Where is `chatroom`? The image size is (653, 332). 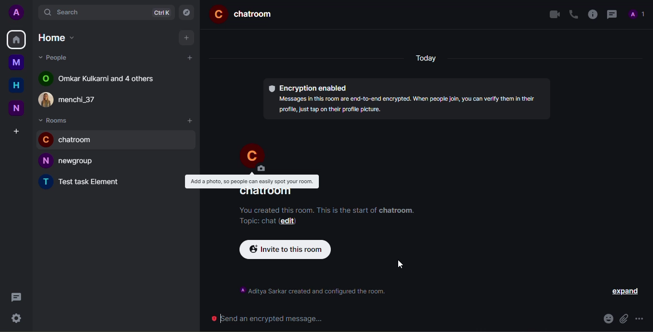 chatroom is located at coordinates (246, 13).